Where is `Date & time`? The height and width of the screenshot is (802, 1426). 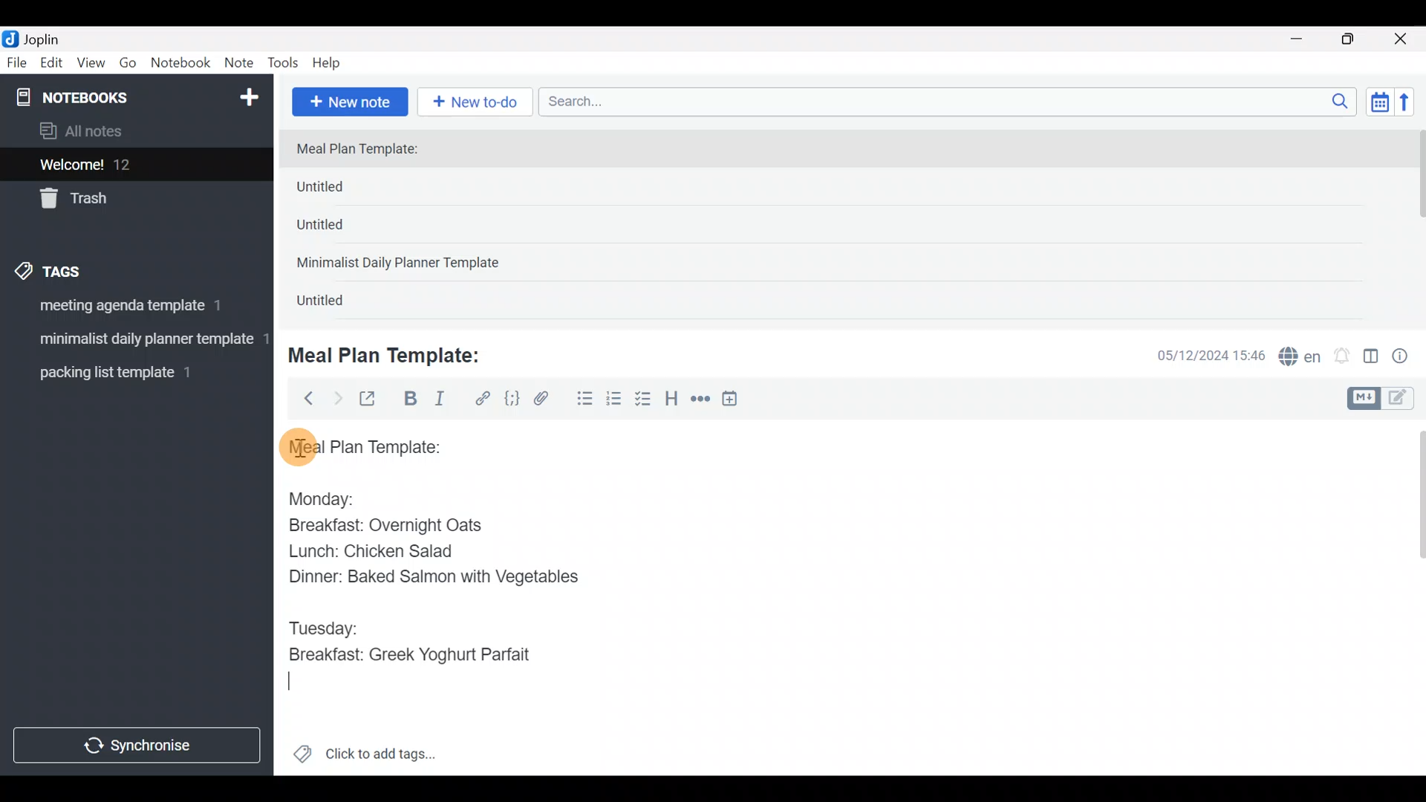 Date & time is located at coordinates (1199, 355).